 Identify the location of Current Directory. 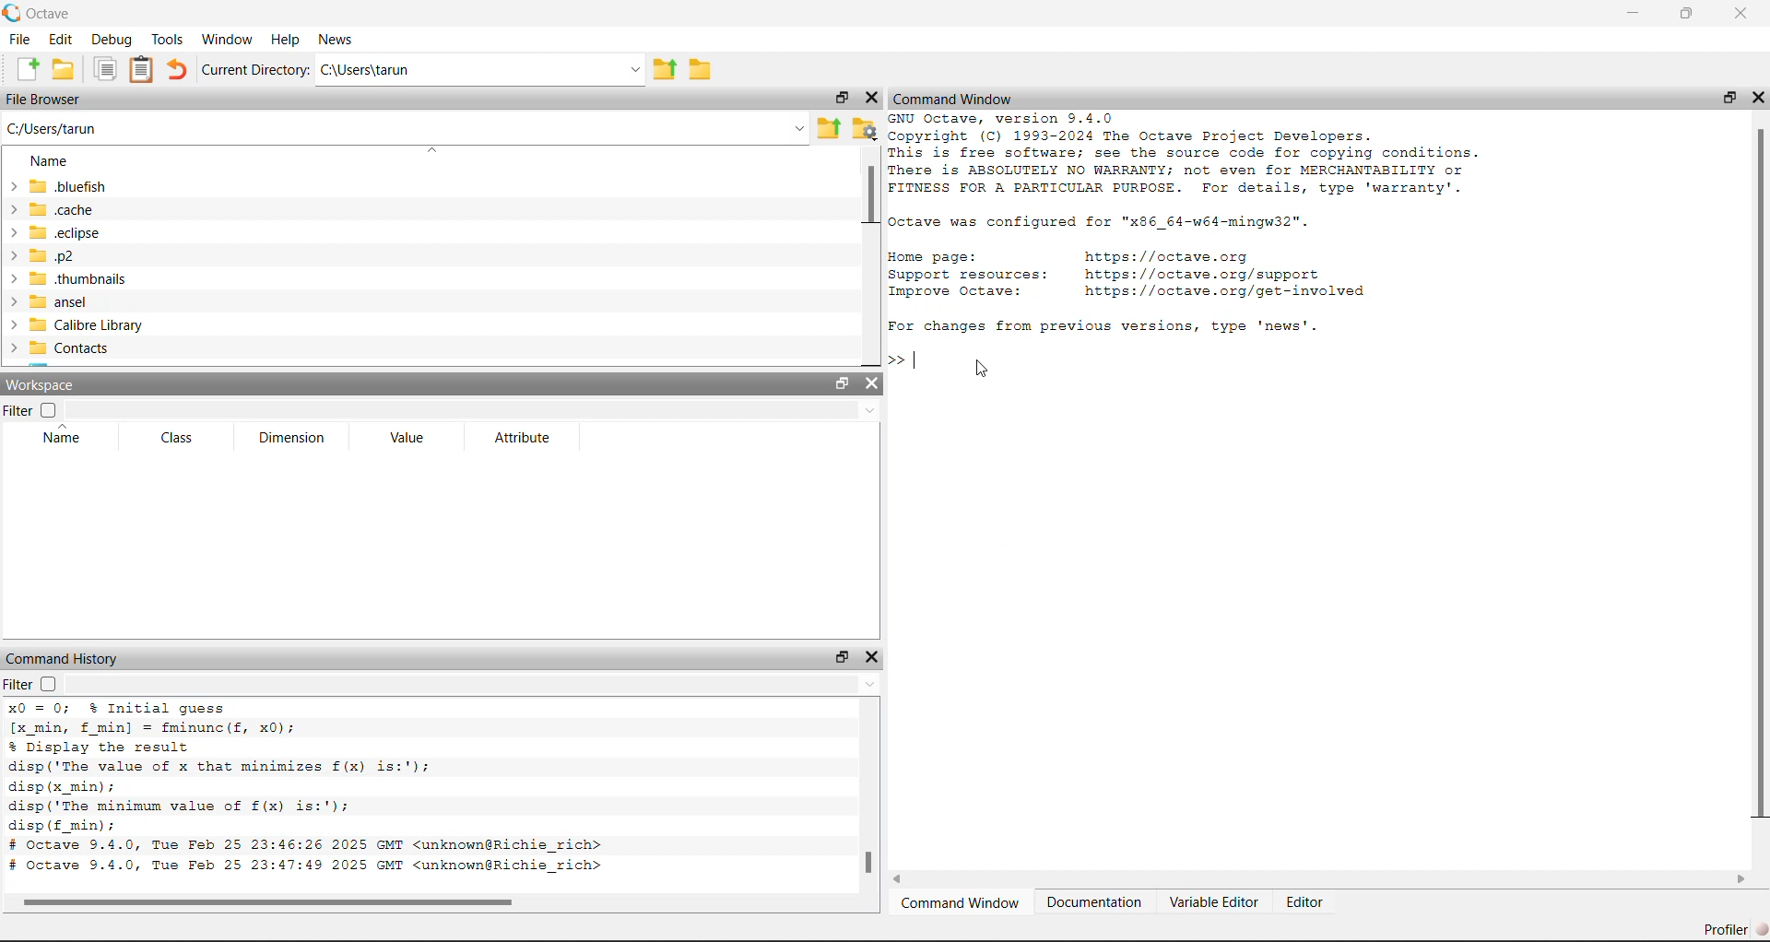
(254, 69).